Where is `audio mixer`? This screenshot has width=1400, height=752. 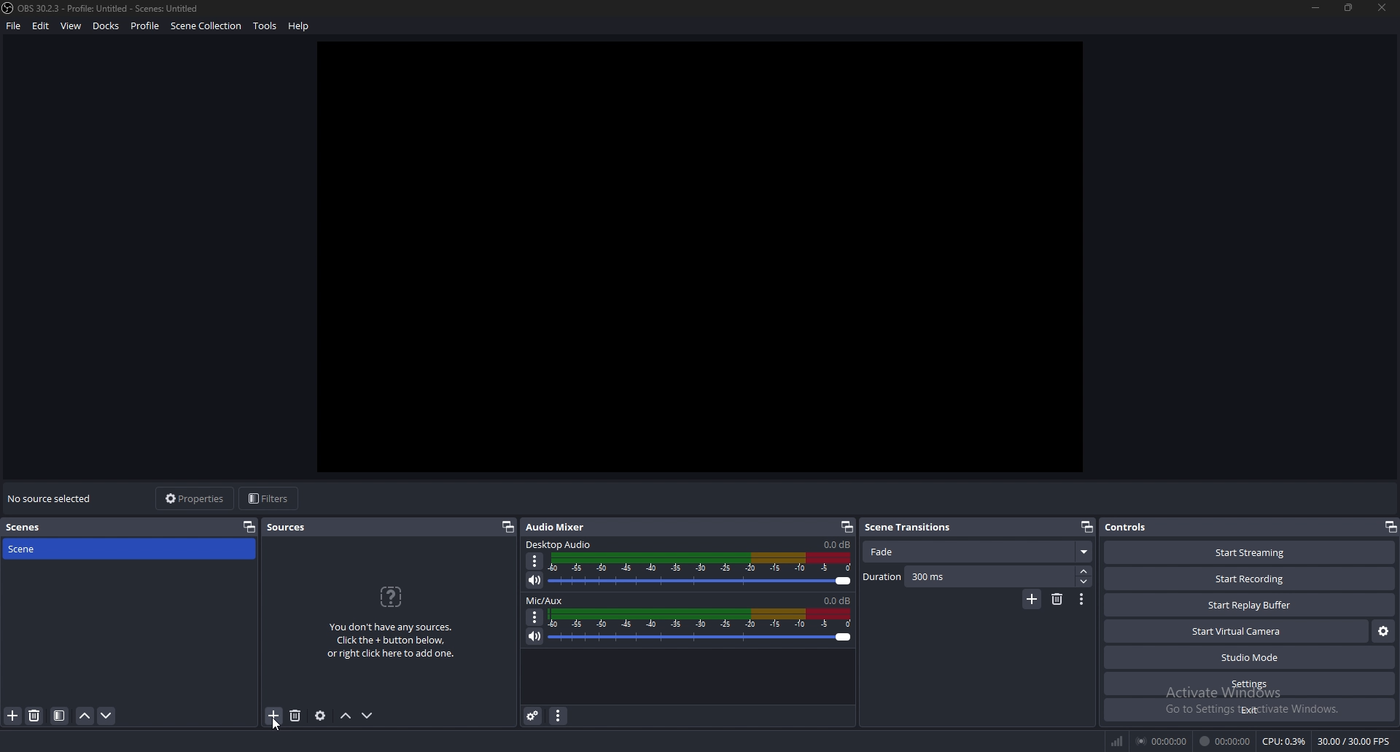
audio mixer is located at coordinates (563, 526).